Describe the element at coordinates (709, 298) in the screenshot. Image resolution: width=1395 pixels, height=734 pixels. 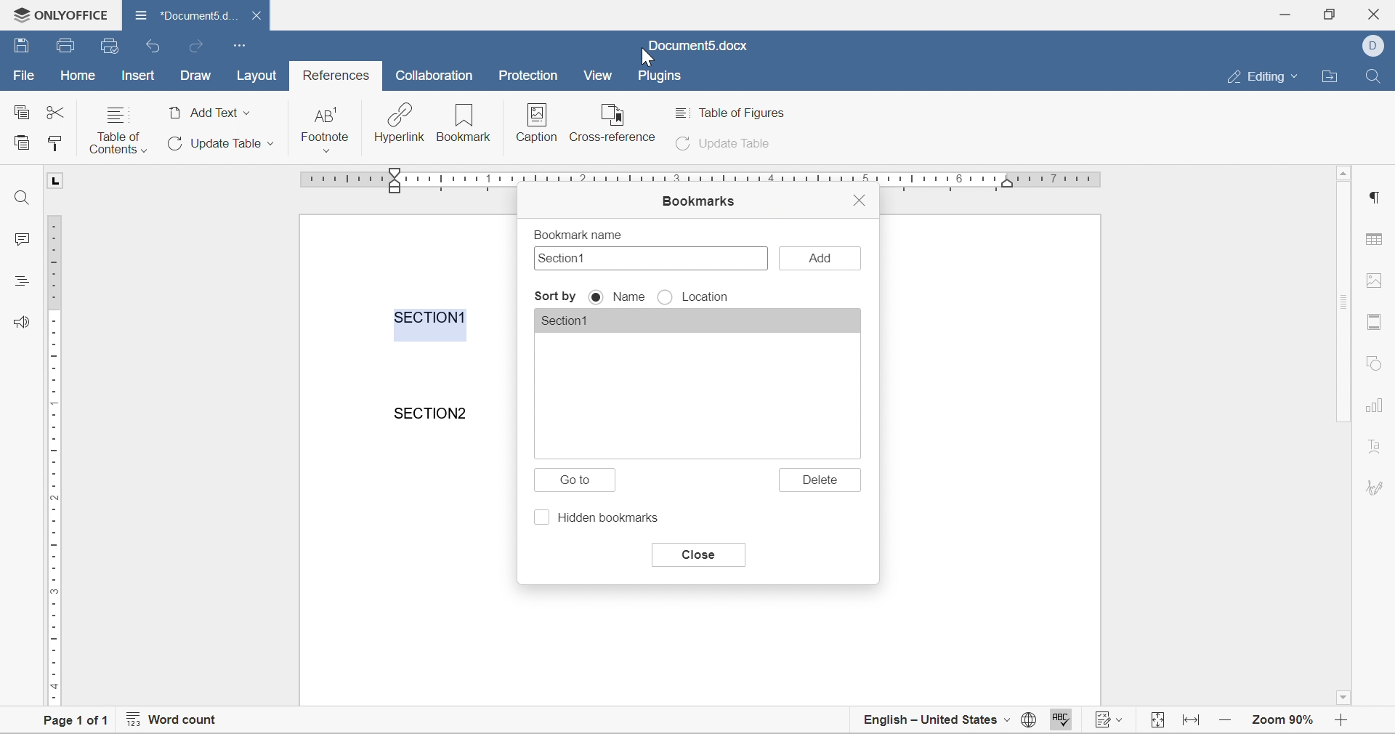
I see `location` at that location.